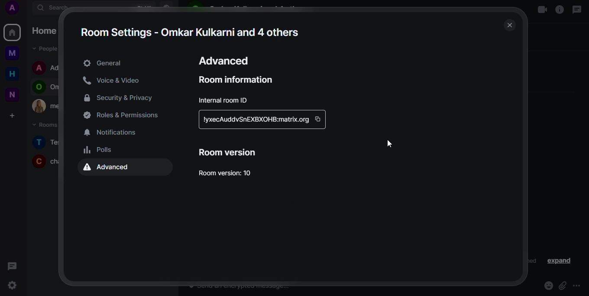 The width and height of the screenshot is (589, 296). What do you see at coordinates (110, 63) in the screenshot?
I see `expand` at bounding box center [110, 63].